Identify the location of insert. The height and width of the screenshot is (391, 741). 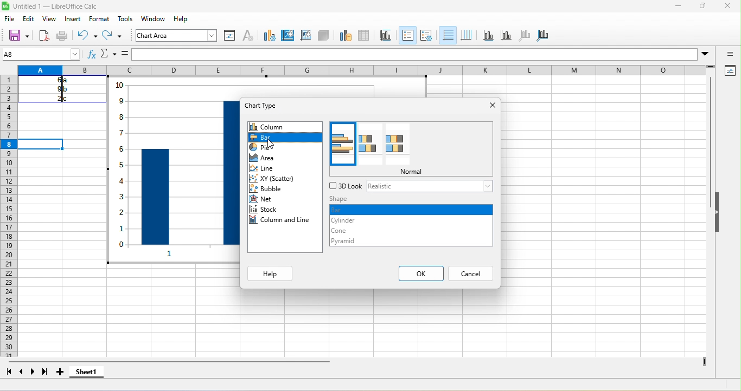
(76, 19).